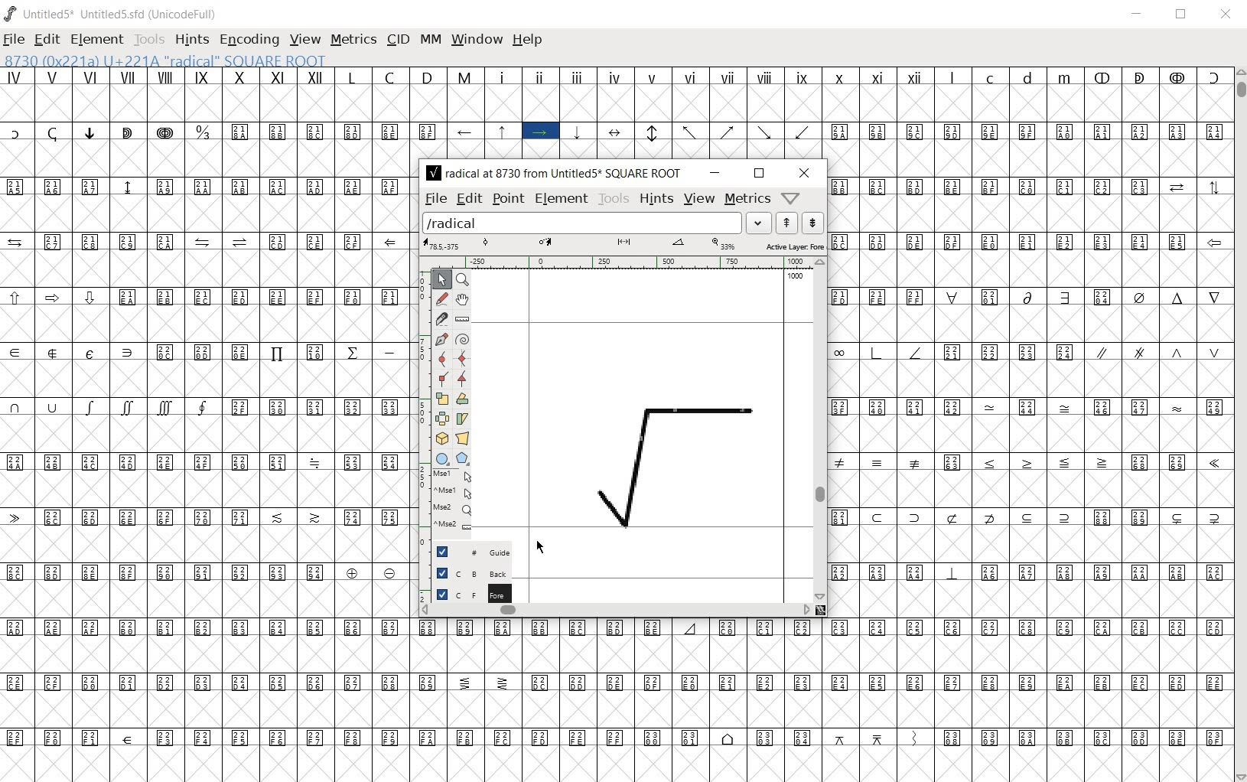 This screenshot has width=1247, height=782. What do you see at coordinates (434, 200) in the screenshot?
I see `file` at bounding box center [434, 200].